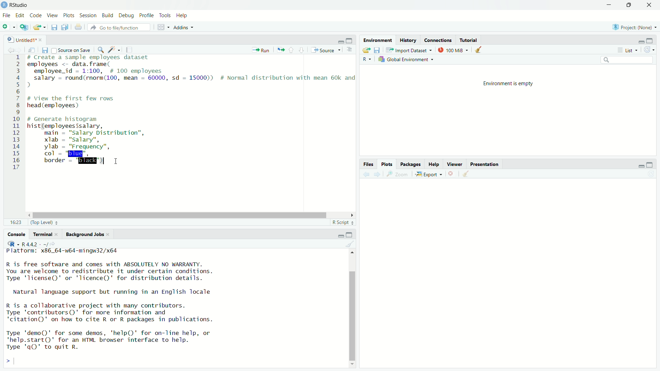 This screenshot has height=371, width=660. What do you see at coordinates (302, 49) in the screenshot?
I see `down` at bounding box center [302, 49].